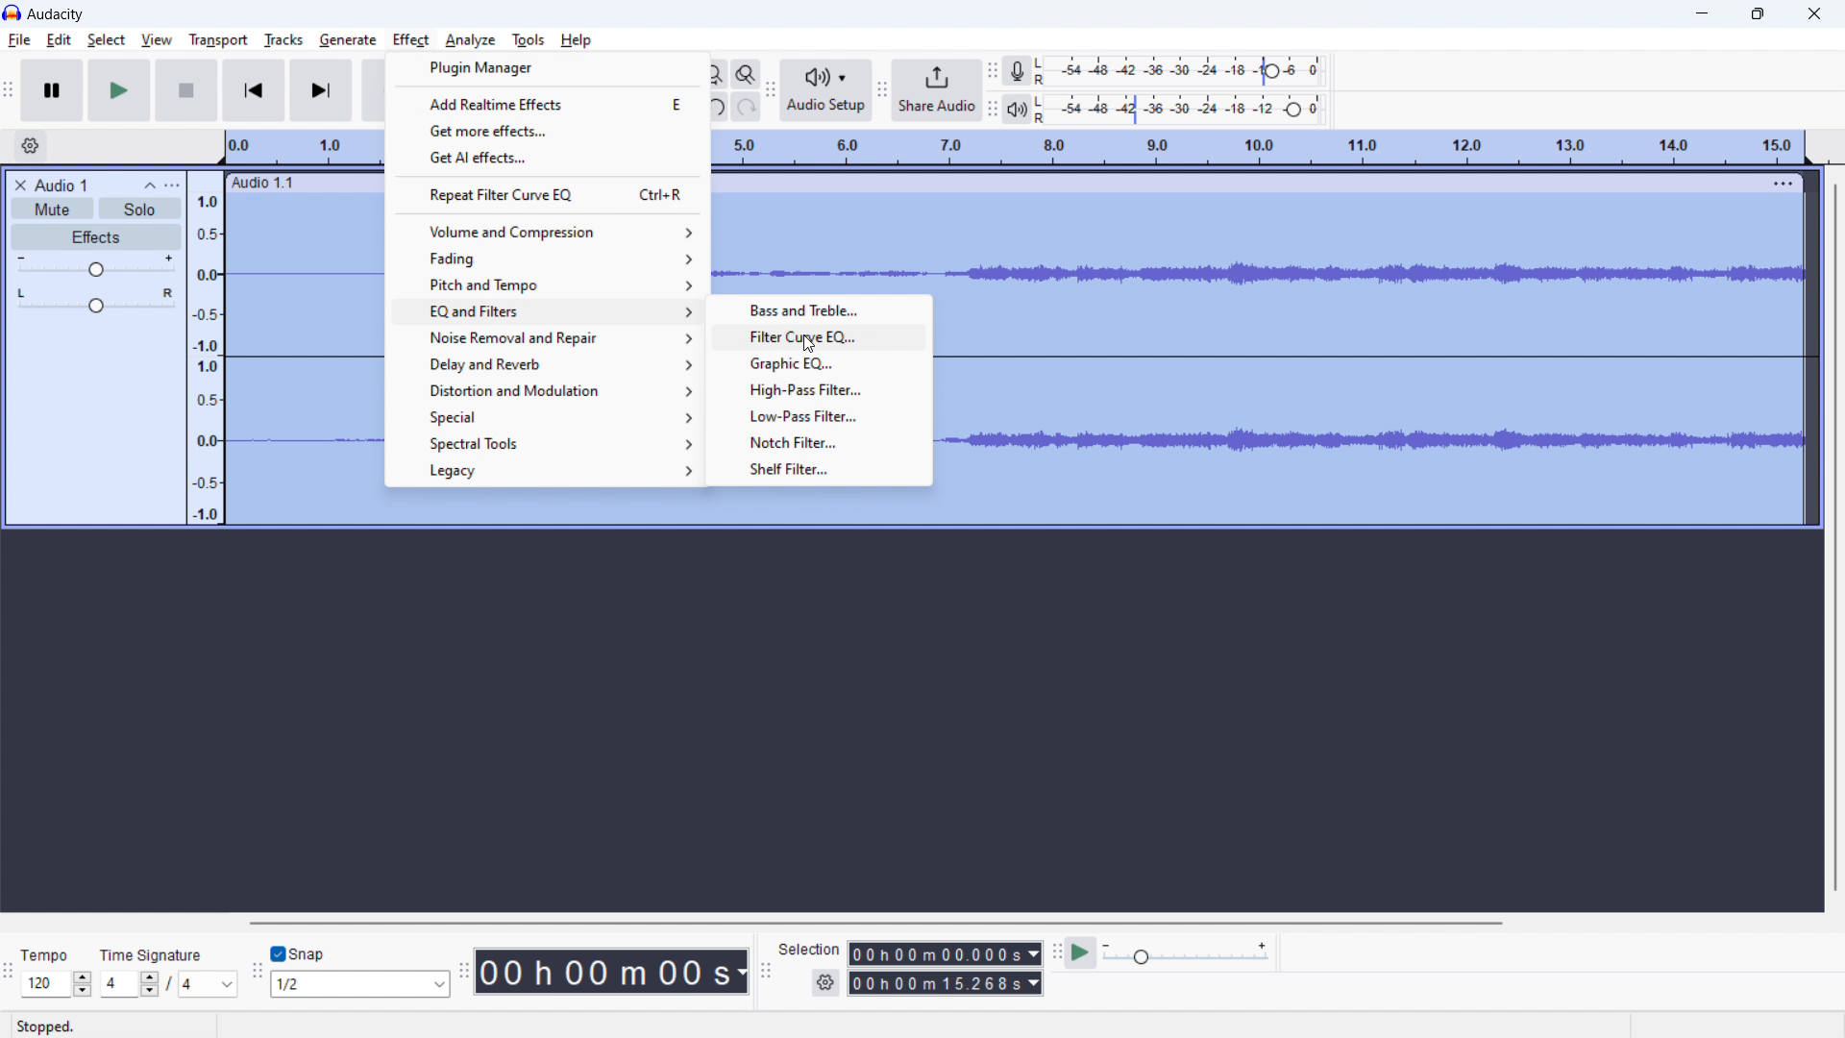 Image resolution: width=1845 pixels, height=1038 pixels. Describe the element at coordinates (254, 90) in the screenshot. I see `skip to start` at that location.